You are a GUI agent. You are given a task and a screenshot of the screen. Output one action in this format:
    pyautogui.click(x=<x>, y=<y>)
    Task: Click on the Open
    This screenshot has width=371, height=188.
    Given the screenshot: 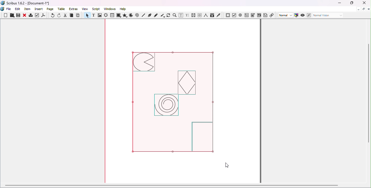 What is the action you would take?
    pyautogui.click(x=11, y=16)
    